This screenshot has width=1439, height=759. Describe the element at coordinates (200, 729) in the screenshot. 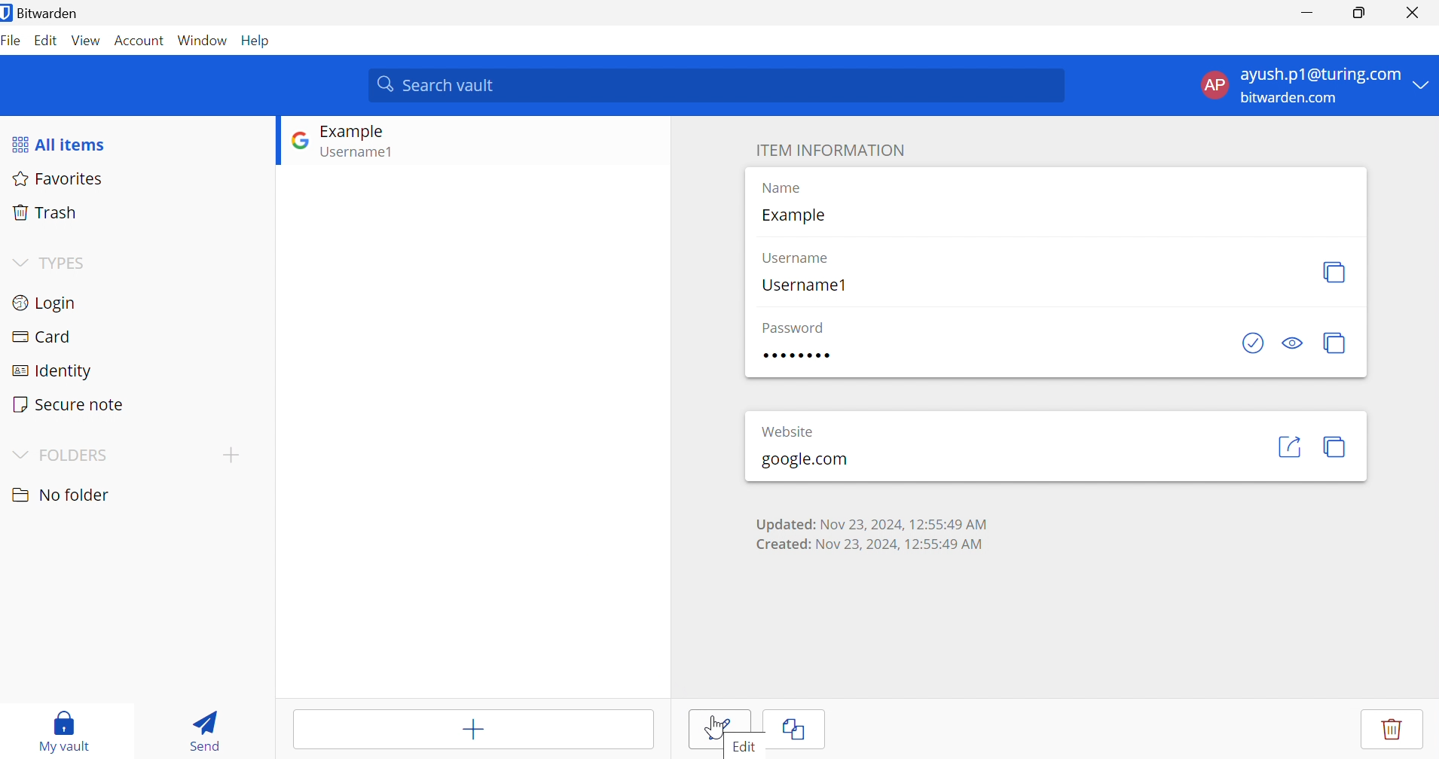

I see `Send` at that location.